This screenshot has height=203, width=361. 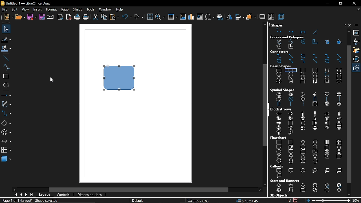 What do you see at coordinates (200, 200) in the screenshot?
I see `co-ordinate` at bounding box center [200, 200].